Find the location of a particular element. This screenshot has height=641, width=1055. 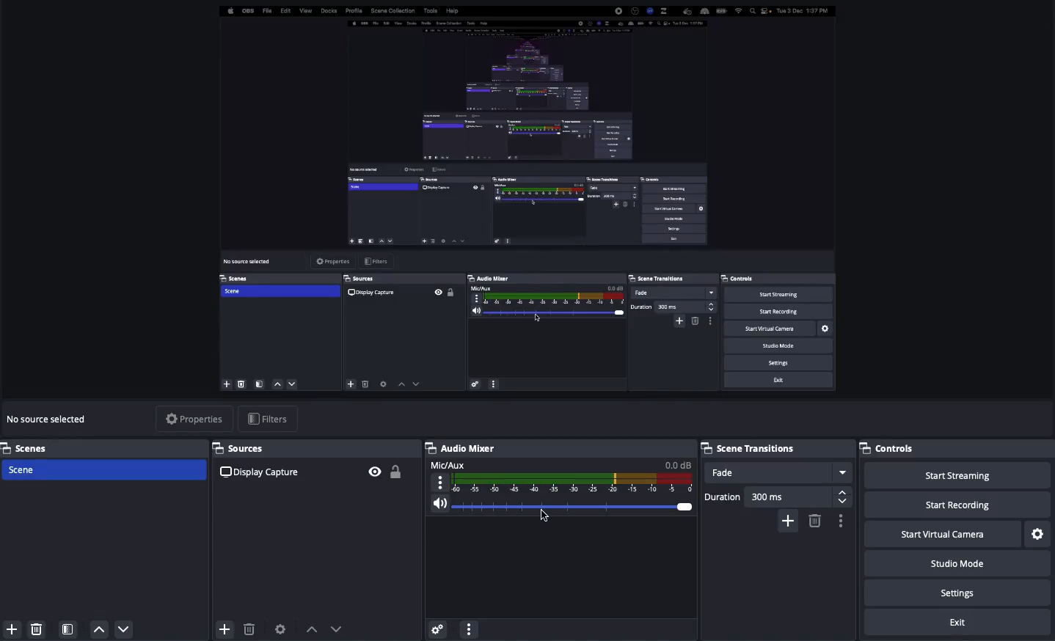

Start streaming is located at coordinates (957, 476).